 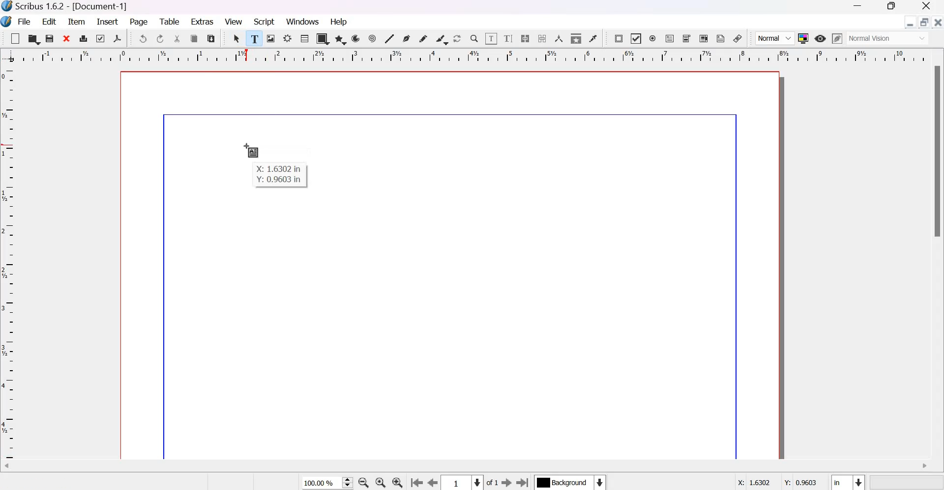 What do you see at coordinates (799, 481) in the screenshot?
I see `Y: 0.9603` at bounding box center [799, 481].